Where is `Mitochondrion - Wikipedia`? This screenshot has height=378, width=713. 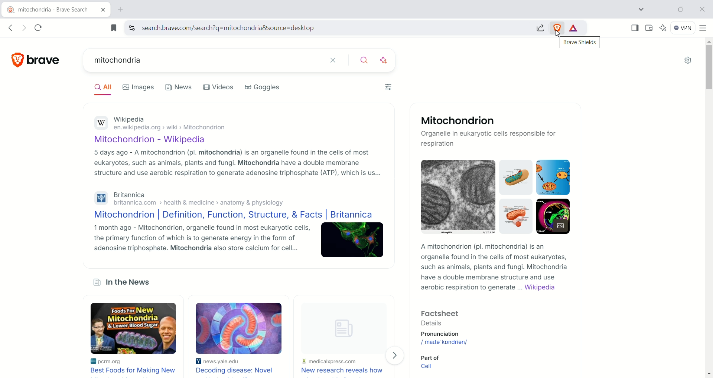
Mitochondrion - Wikipedia is located at coordinates (157, 140).